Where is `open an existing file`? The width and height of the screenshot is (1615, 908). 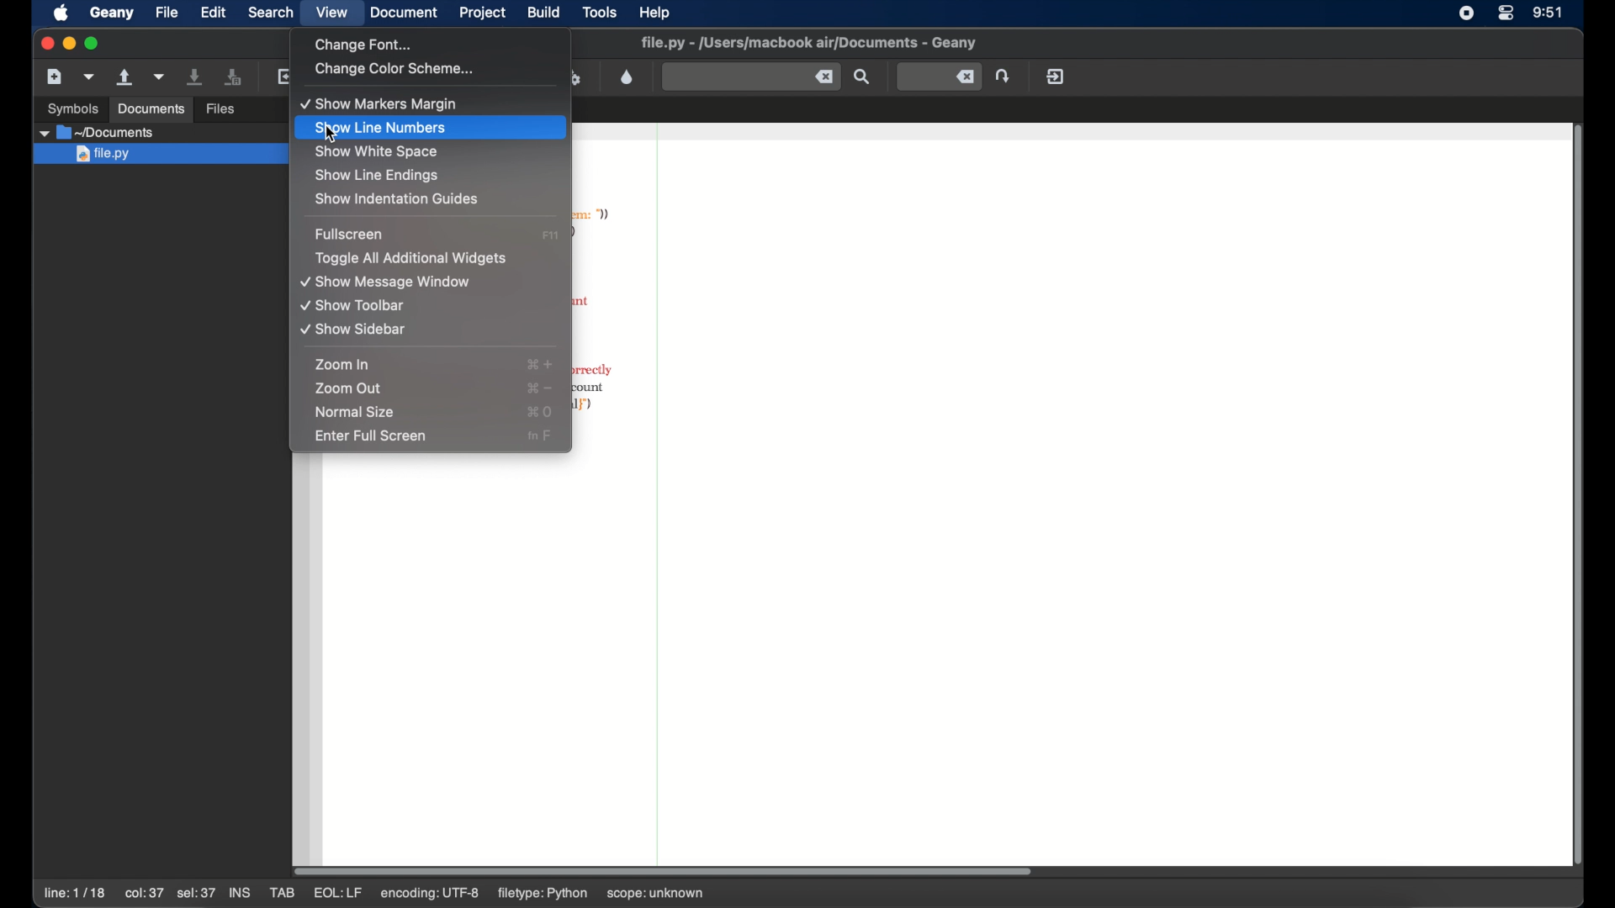
open an existing file is located at coordinates (125, 77).